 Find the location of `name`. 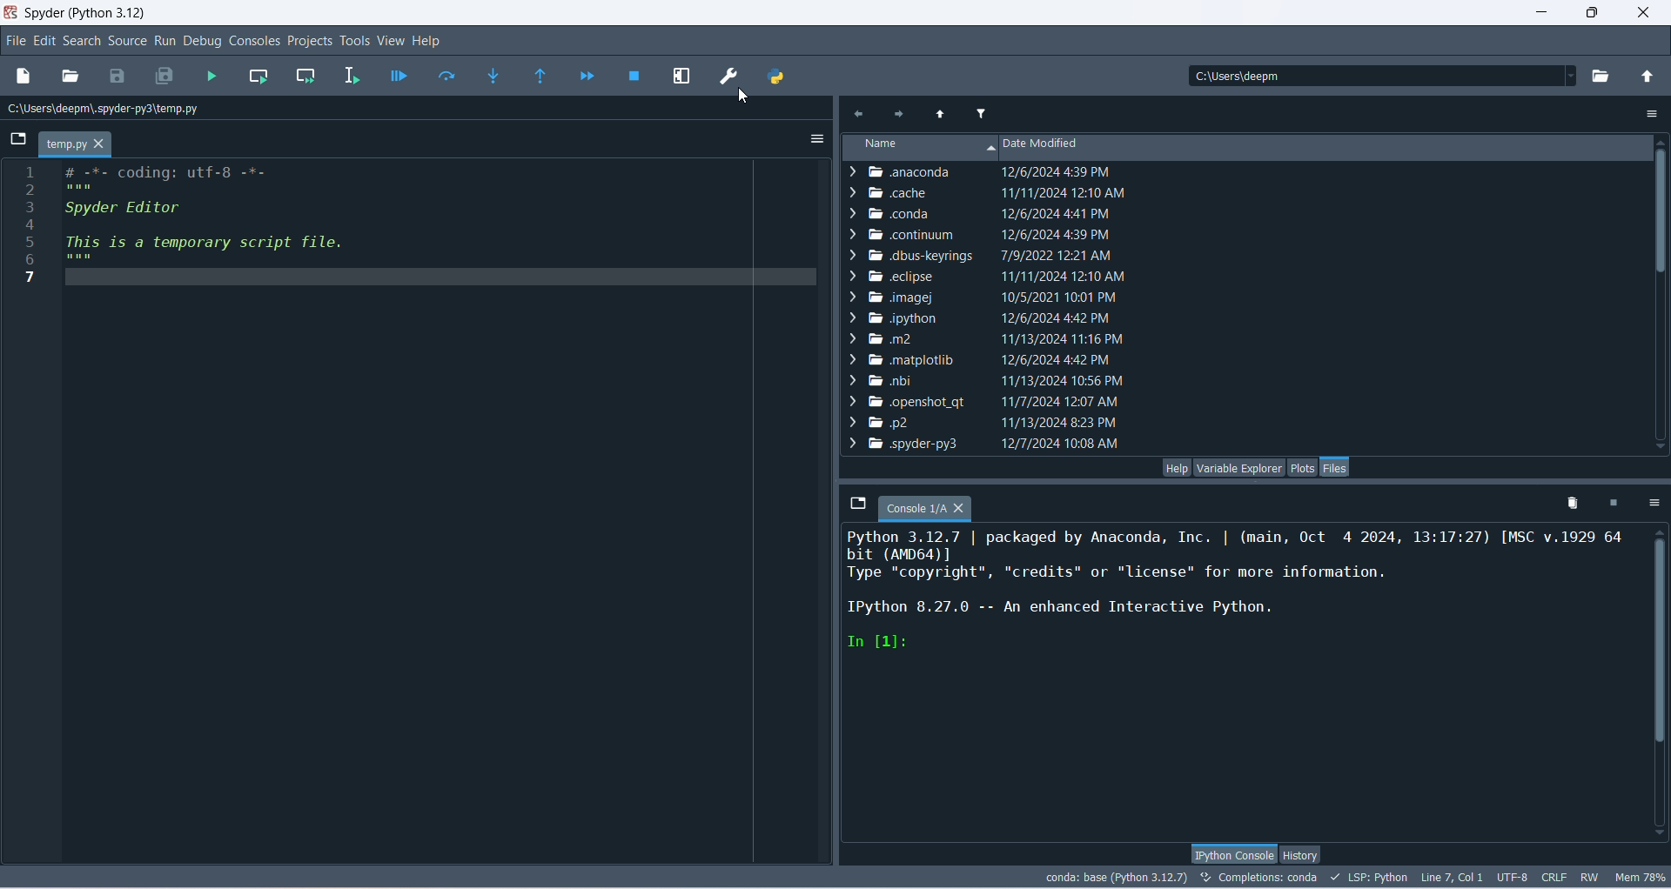

name is located at coordinates (917, 147).